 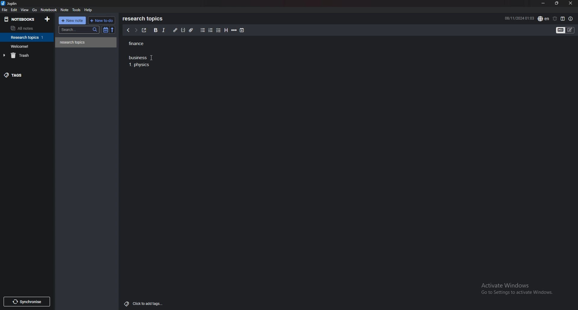 I want to click on note properties, so click(x=571, y=19).